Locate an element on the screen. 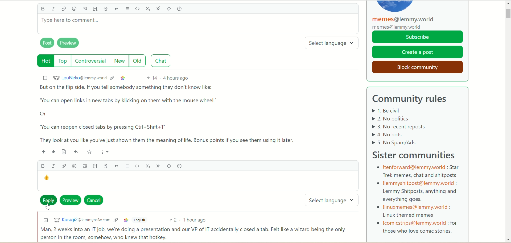 The height and width of the screenshot is (243, 511). header is located at coordinates (96, 166).